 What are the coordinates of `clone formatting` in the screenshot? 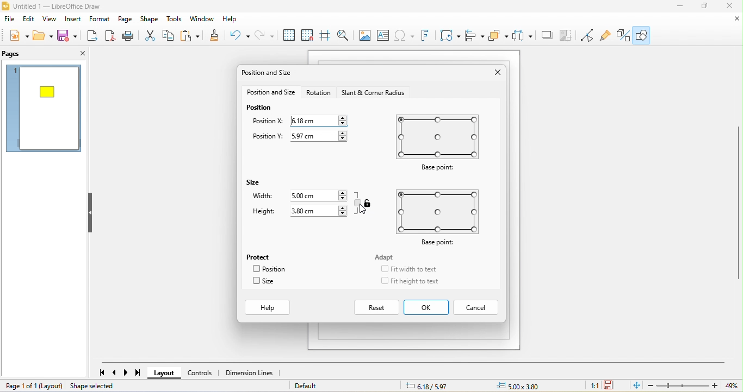 It's located at (214, 37).